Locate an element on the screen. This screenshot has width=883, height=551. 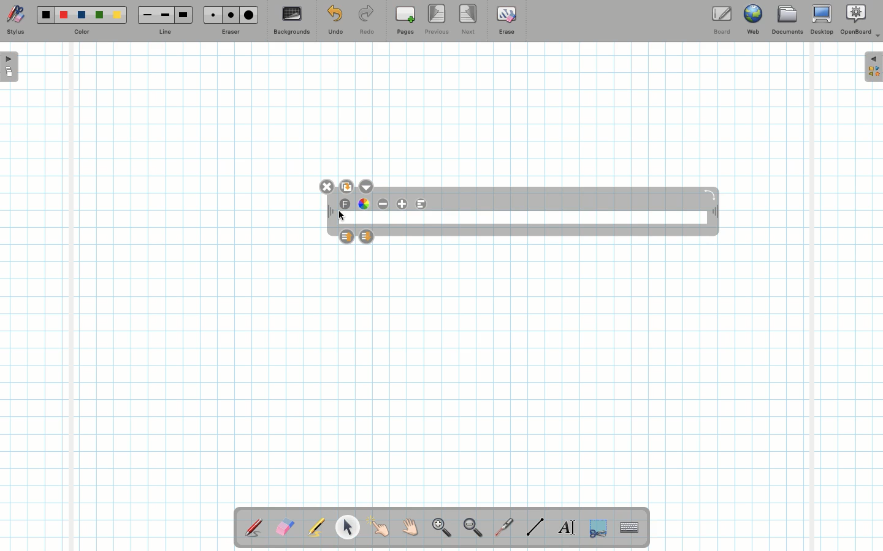
Web is located at coordinates (752, 22).